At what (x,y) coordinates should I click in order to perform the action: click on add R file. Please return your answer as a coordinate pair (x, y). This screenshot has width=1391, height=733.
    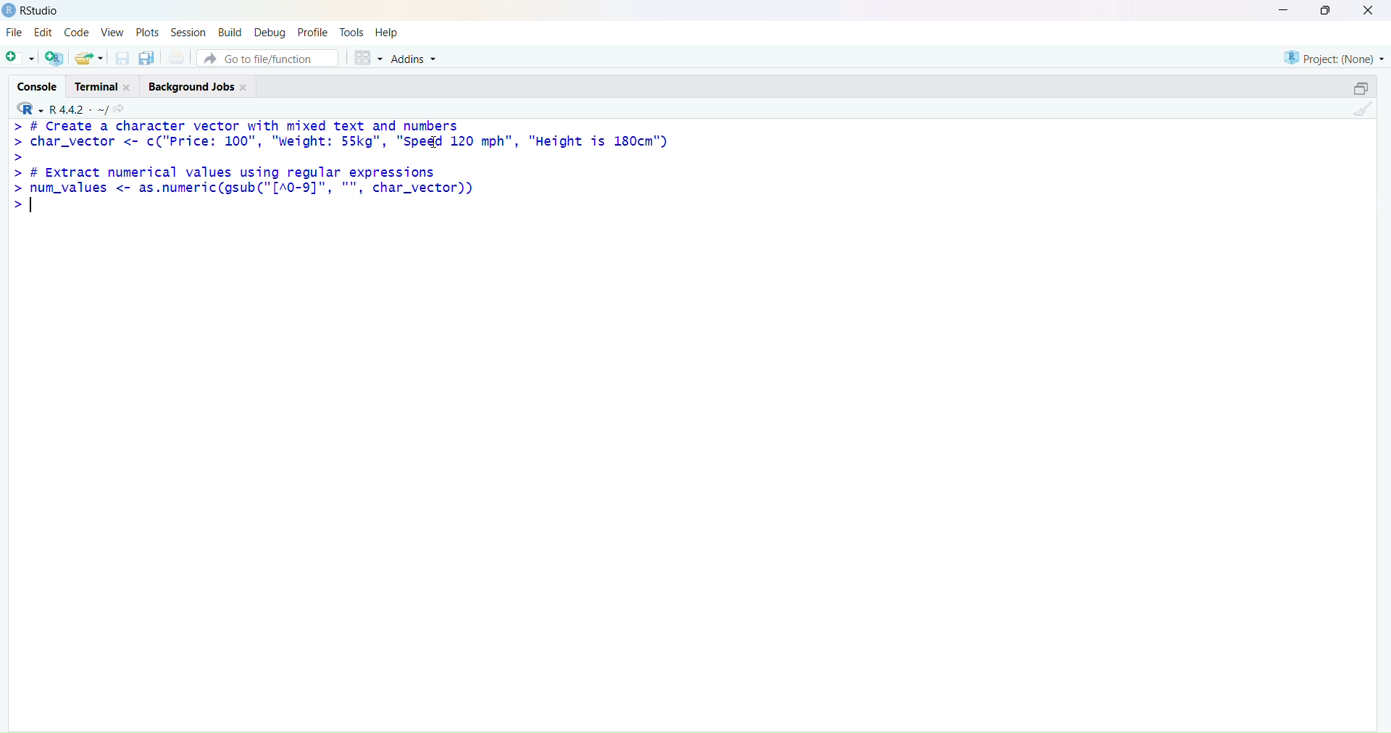
    Looking at the image, I should click on (54, 58).